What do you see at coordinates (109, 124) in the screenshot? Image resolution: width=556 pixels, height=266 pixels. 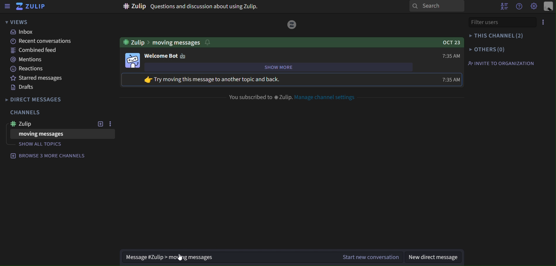 I see `option` at bounding box center [109, 124].